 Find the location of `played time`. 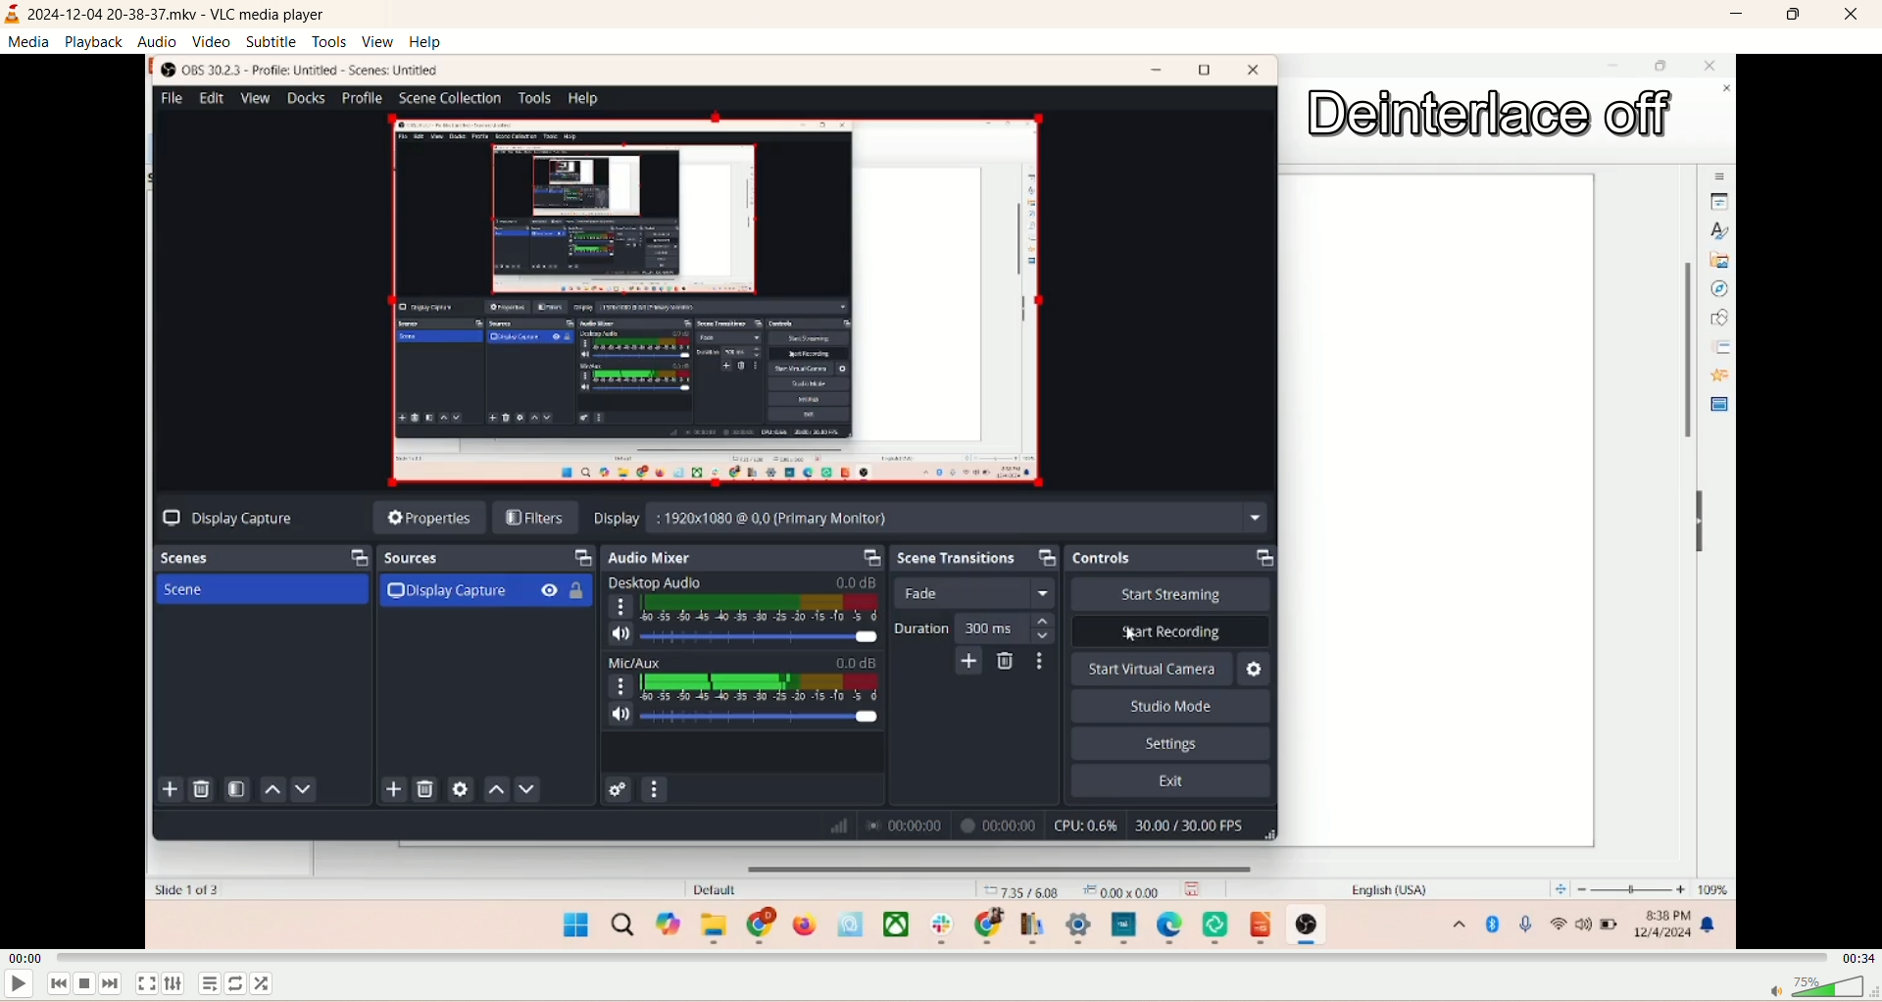

played time is located at coordinates (27, 960).